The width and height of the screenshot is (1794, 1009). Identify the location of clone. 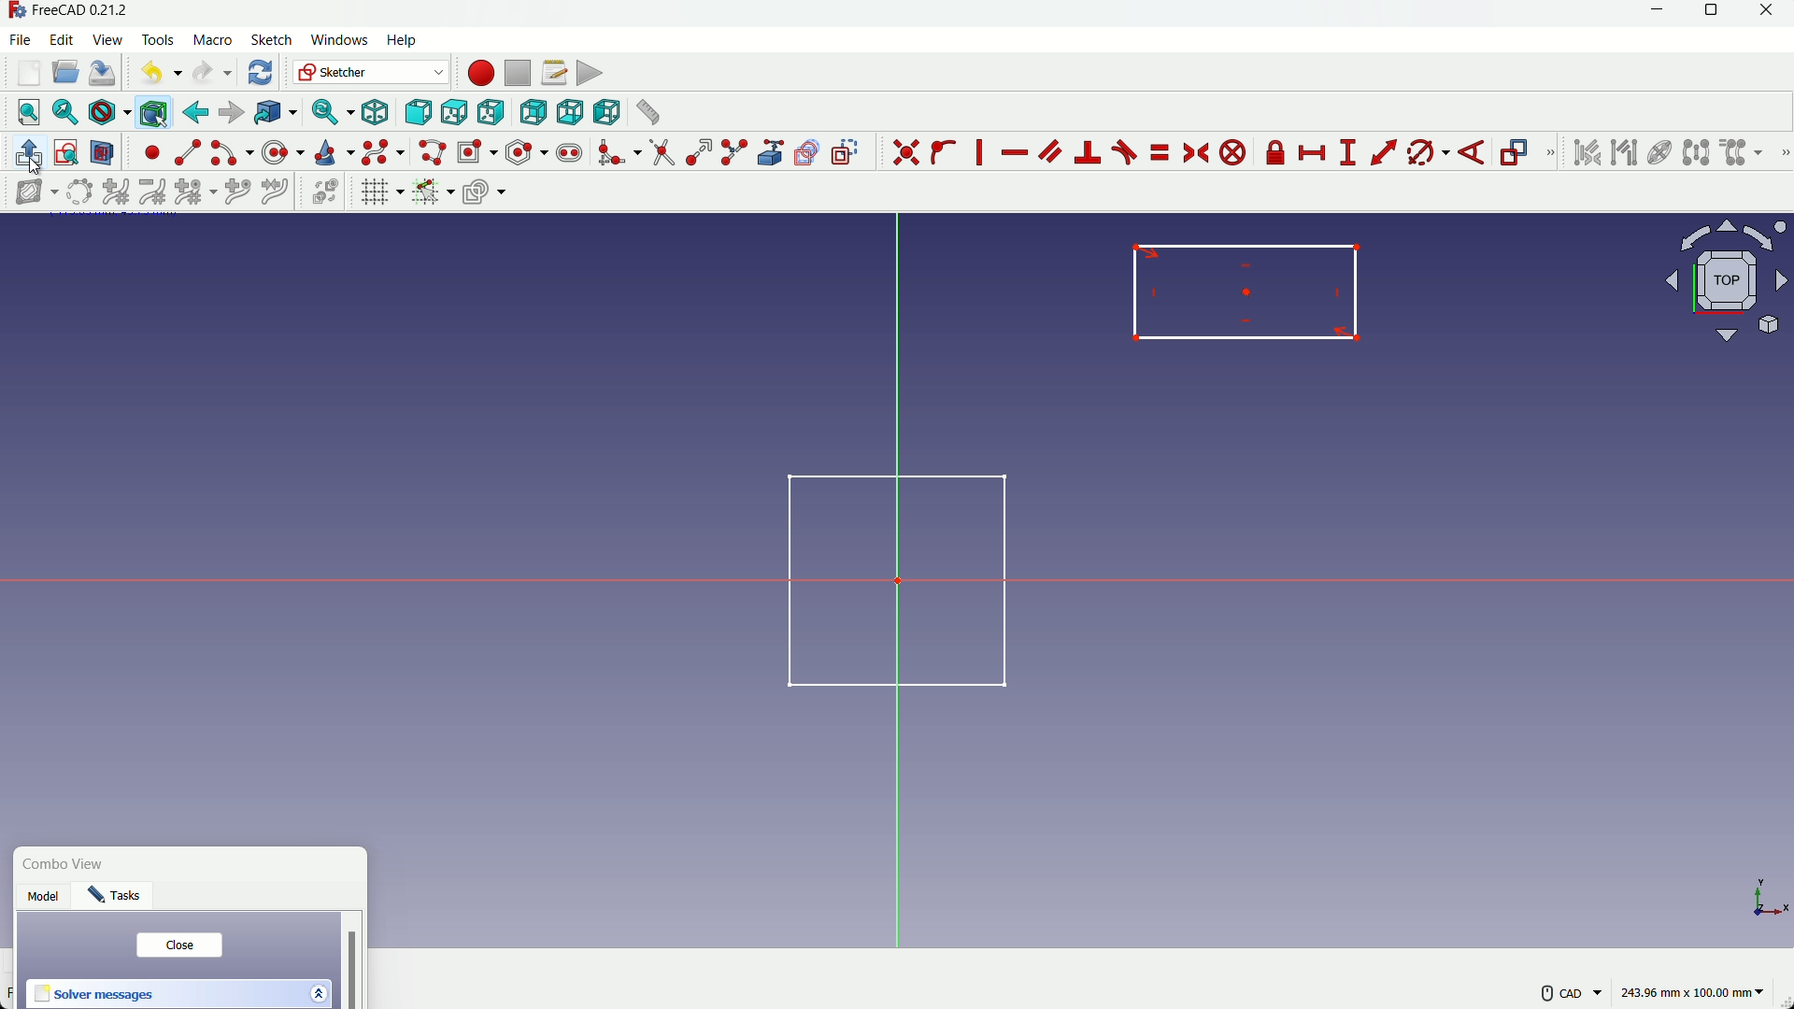
(1743, 154).